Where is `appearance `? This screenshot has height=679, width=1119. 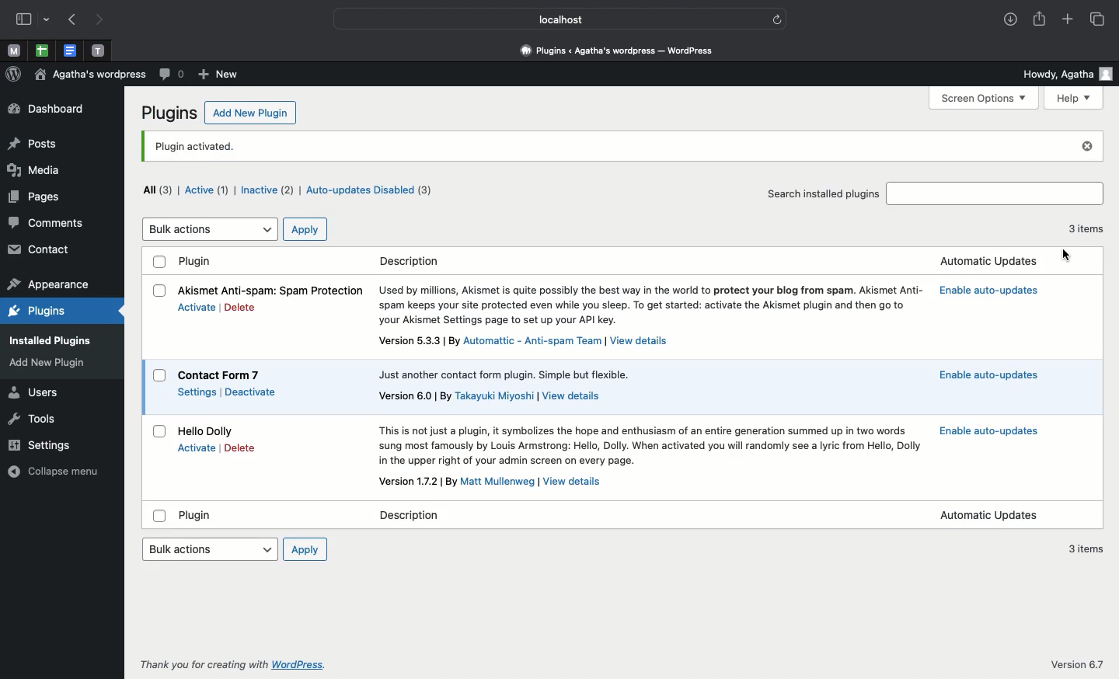 appearance  is located at coordinates (48, 285).